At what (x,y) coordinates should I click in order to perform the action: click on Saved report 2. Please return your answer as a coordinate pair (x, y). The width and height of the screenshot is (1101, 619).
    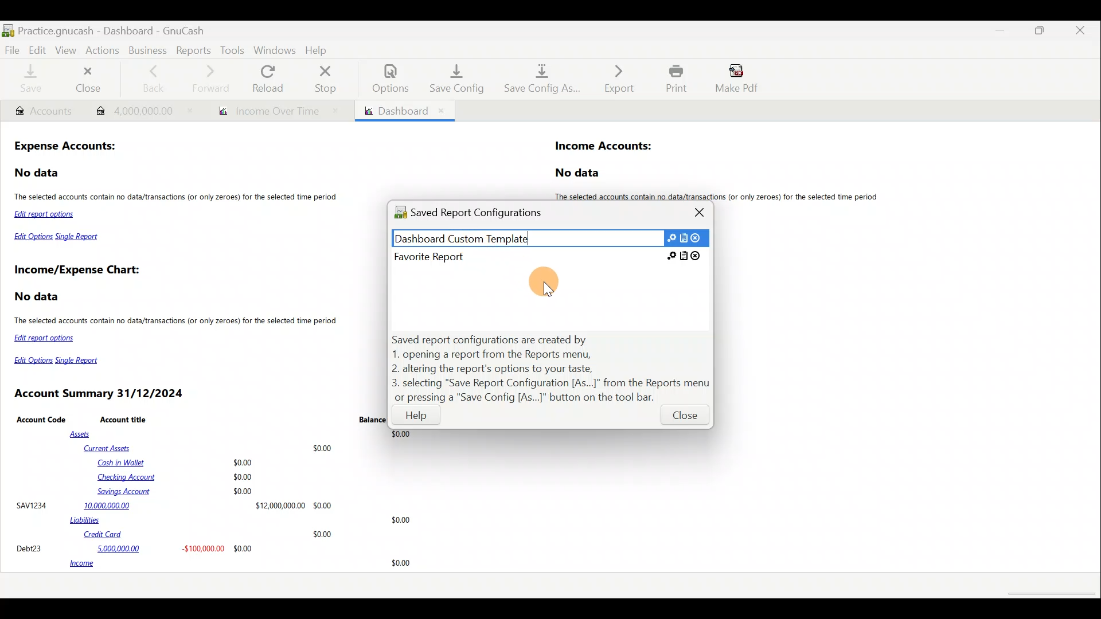
    Looking at the image, I should click on (548, 256).